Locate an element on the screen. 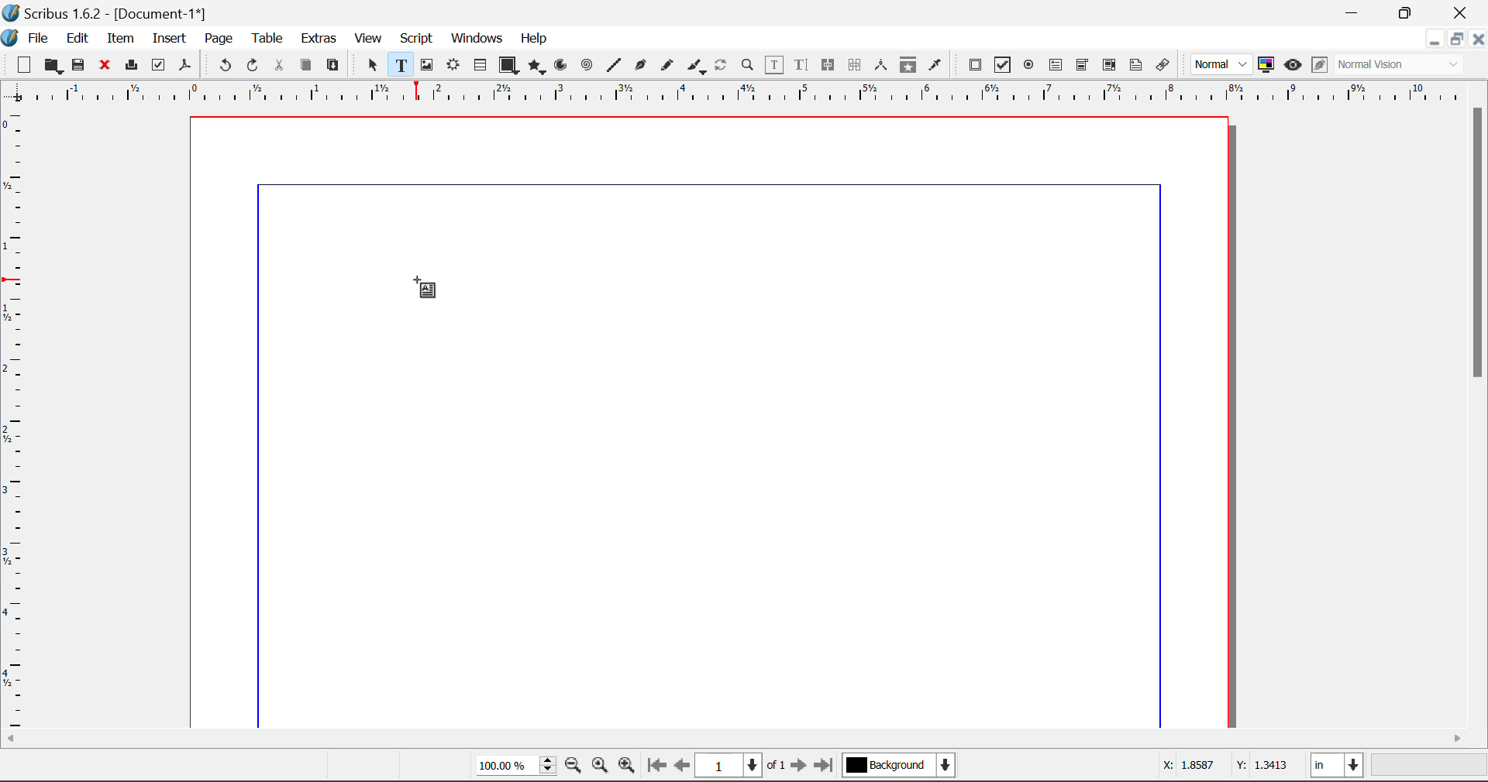 The image size is (1488, 782). Item is located at coordinates (118, 36).